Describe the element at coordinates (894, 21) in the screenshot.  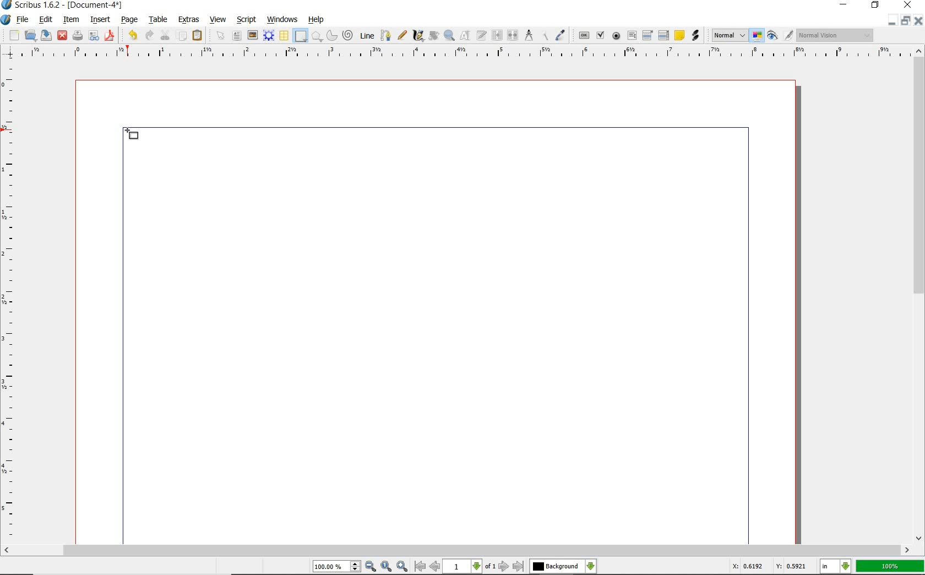
I see `minimize` at that location.